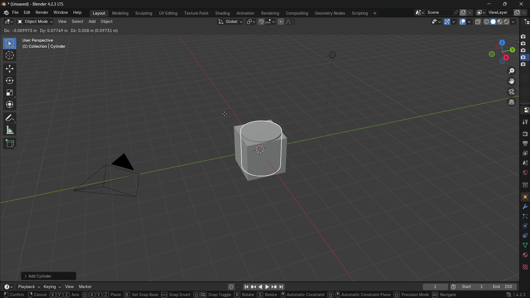  Describe the element at coordinates (113, 175) in the screenshot. I see `camera` at that location.